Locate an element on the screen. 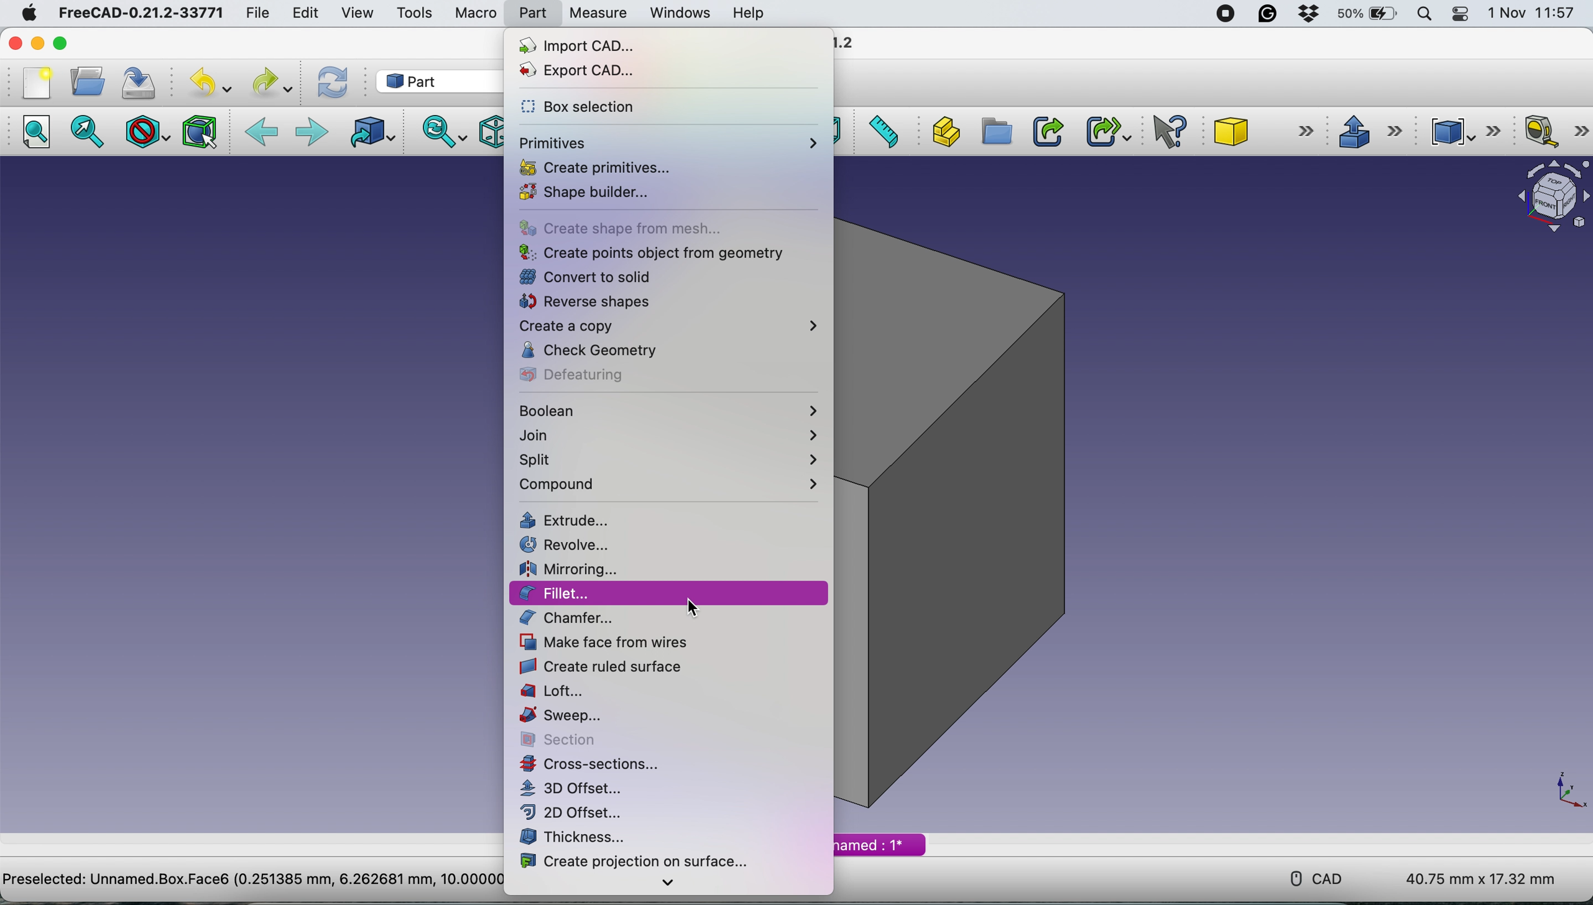 The width and height of the screenshot is (1593, 905). bounding object is located at coordinates (200, 132).